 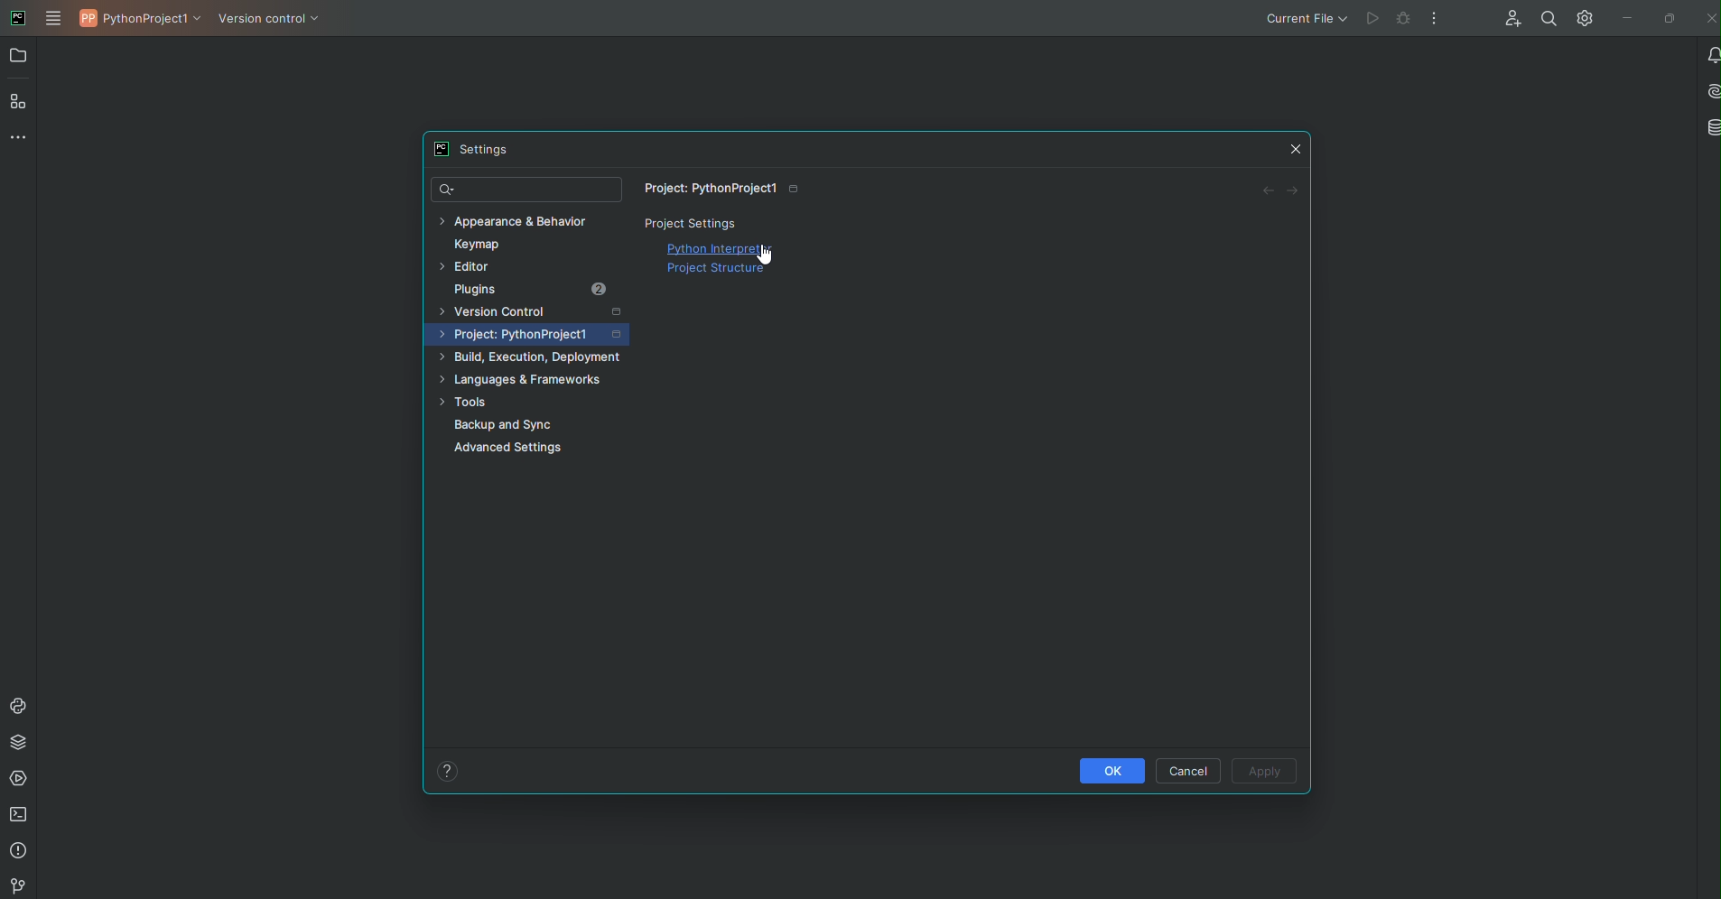 I want to click on Advanced Settings, so click(x=514, y=453).